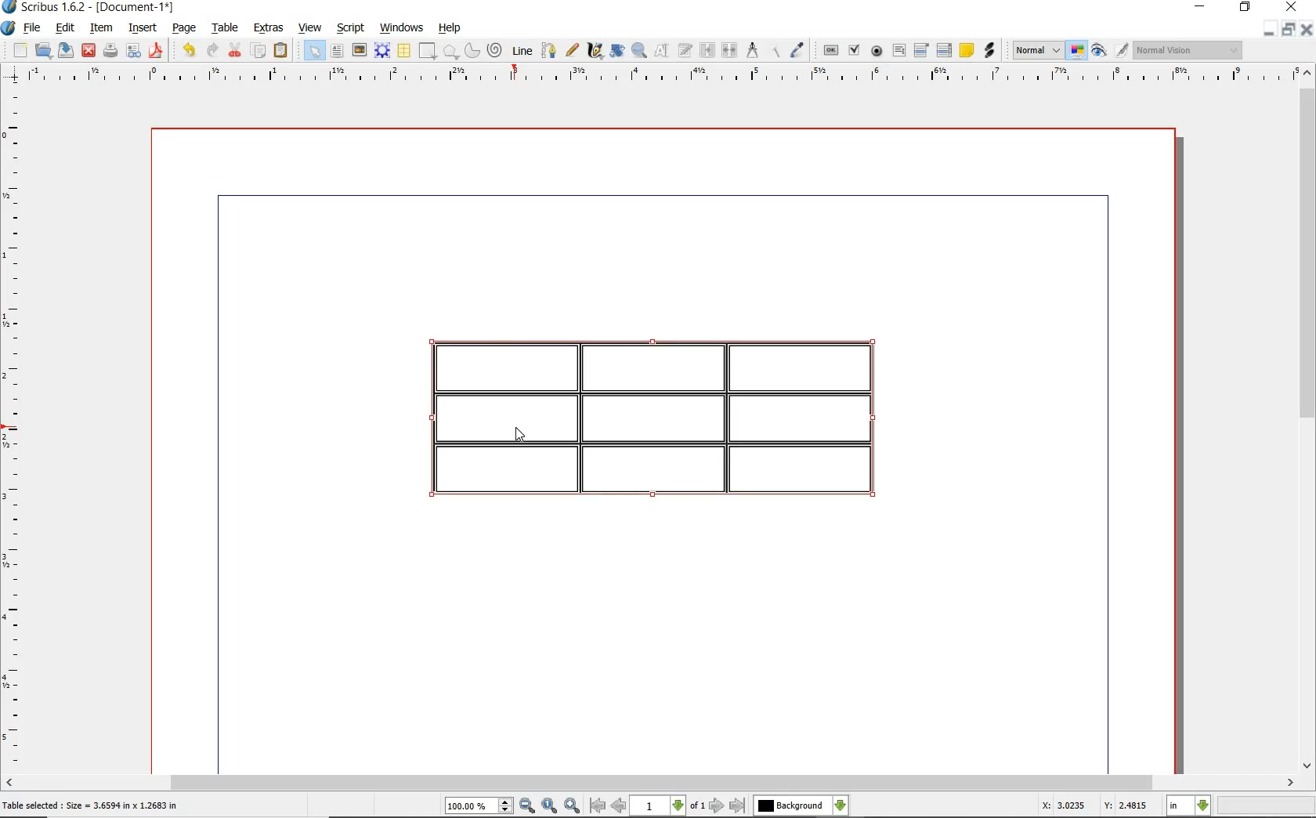 This screenshot has width=1316, height=818. I want to click on edit content of frame, so click(662, 51).